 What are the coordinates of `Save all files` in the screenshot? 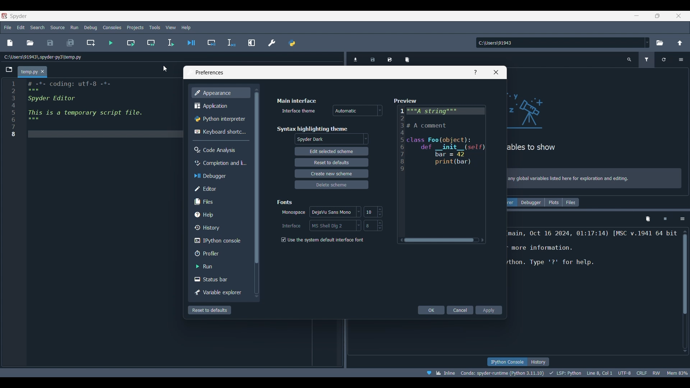 It's located at (71, 42).